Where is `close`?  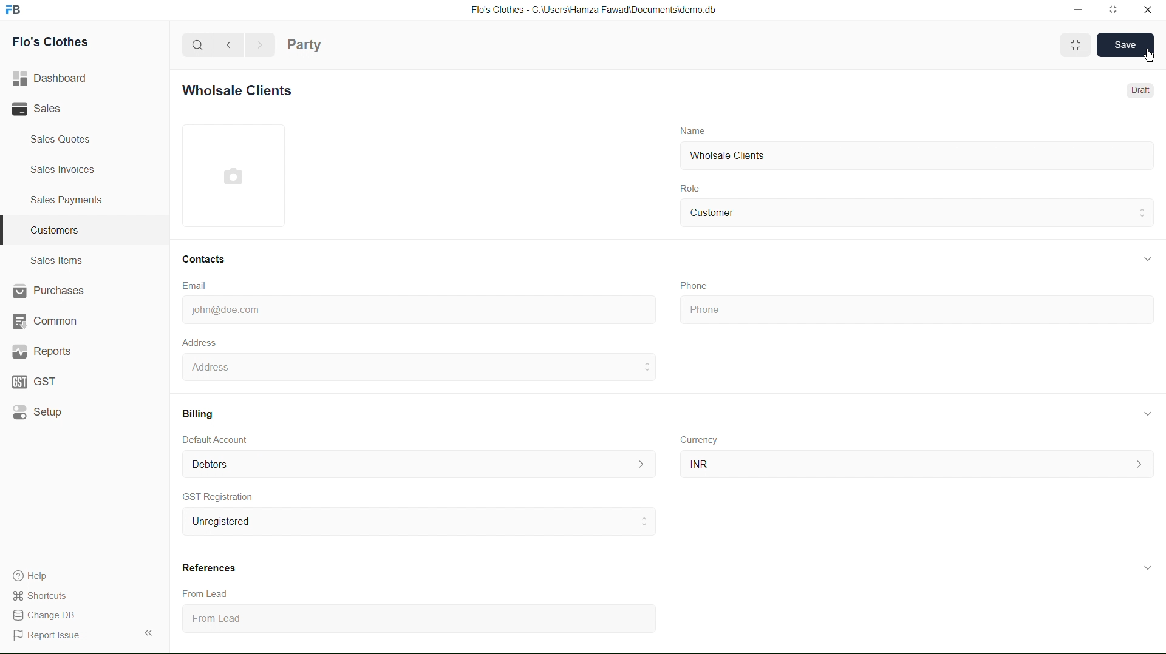 close is located at coordinates (1145, 10).